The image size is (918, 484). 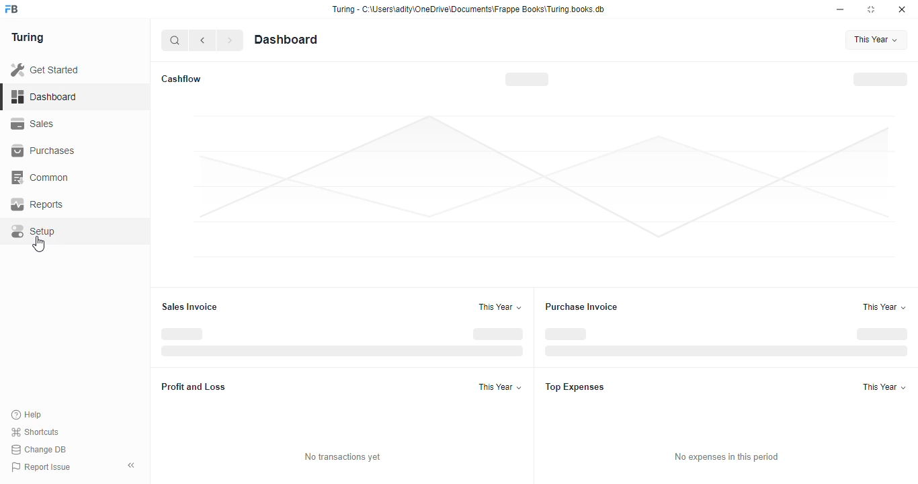 I want to click on Dashboard, so click(x=287, y=40).